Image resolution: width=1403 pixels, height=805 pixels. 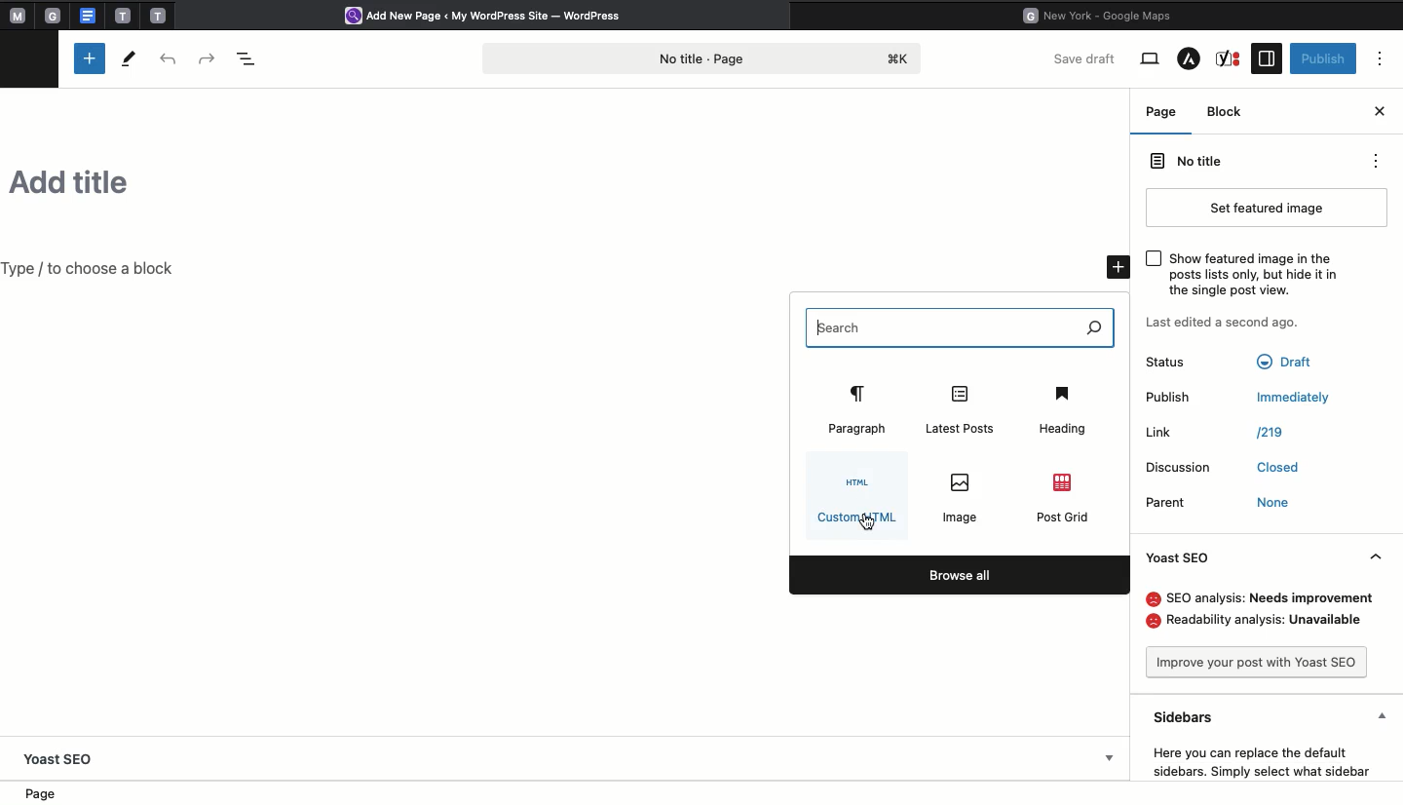 What do you see at coordinates (123, 16) in the screenshot?
I see `tab` at bounding box center [123, 16].